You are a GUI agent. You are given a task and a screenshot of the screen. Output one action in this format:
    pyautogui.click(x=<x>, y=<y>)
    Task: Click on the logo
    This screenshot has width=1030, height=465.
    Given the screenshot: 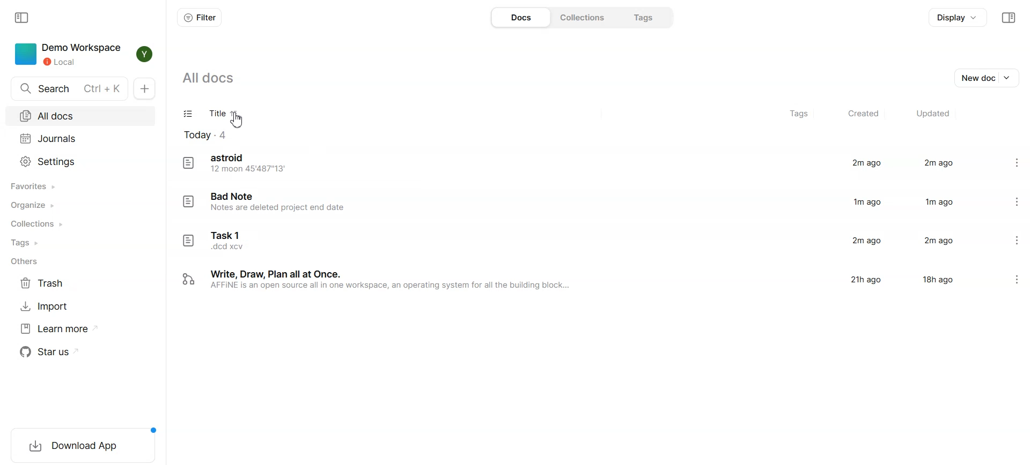 What is the action you would take?
    pyautogui.click(x=188, y=241)
    